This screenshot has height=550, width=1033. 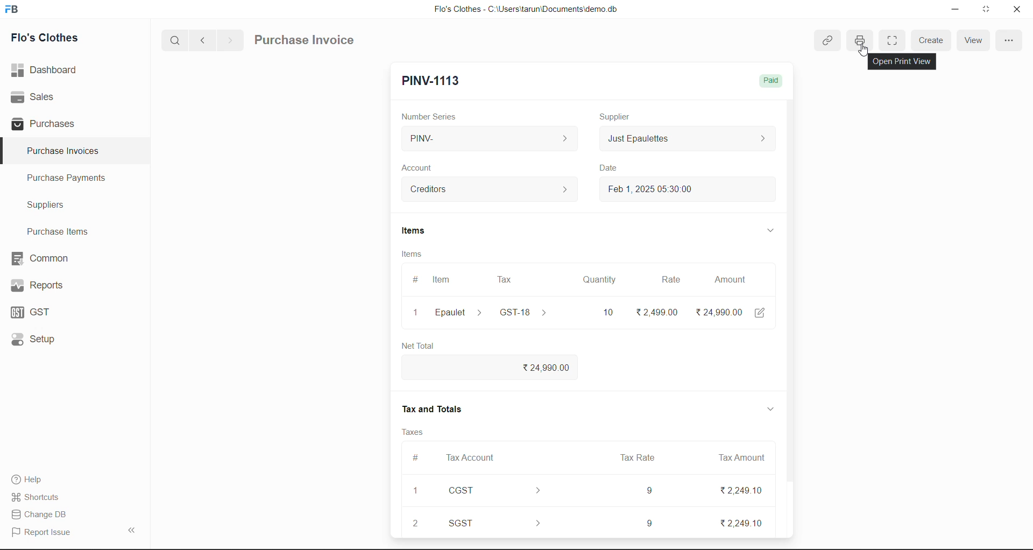 I want to click on Date, so click(x=612, y=169).